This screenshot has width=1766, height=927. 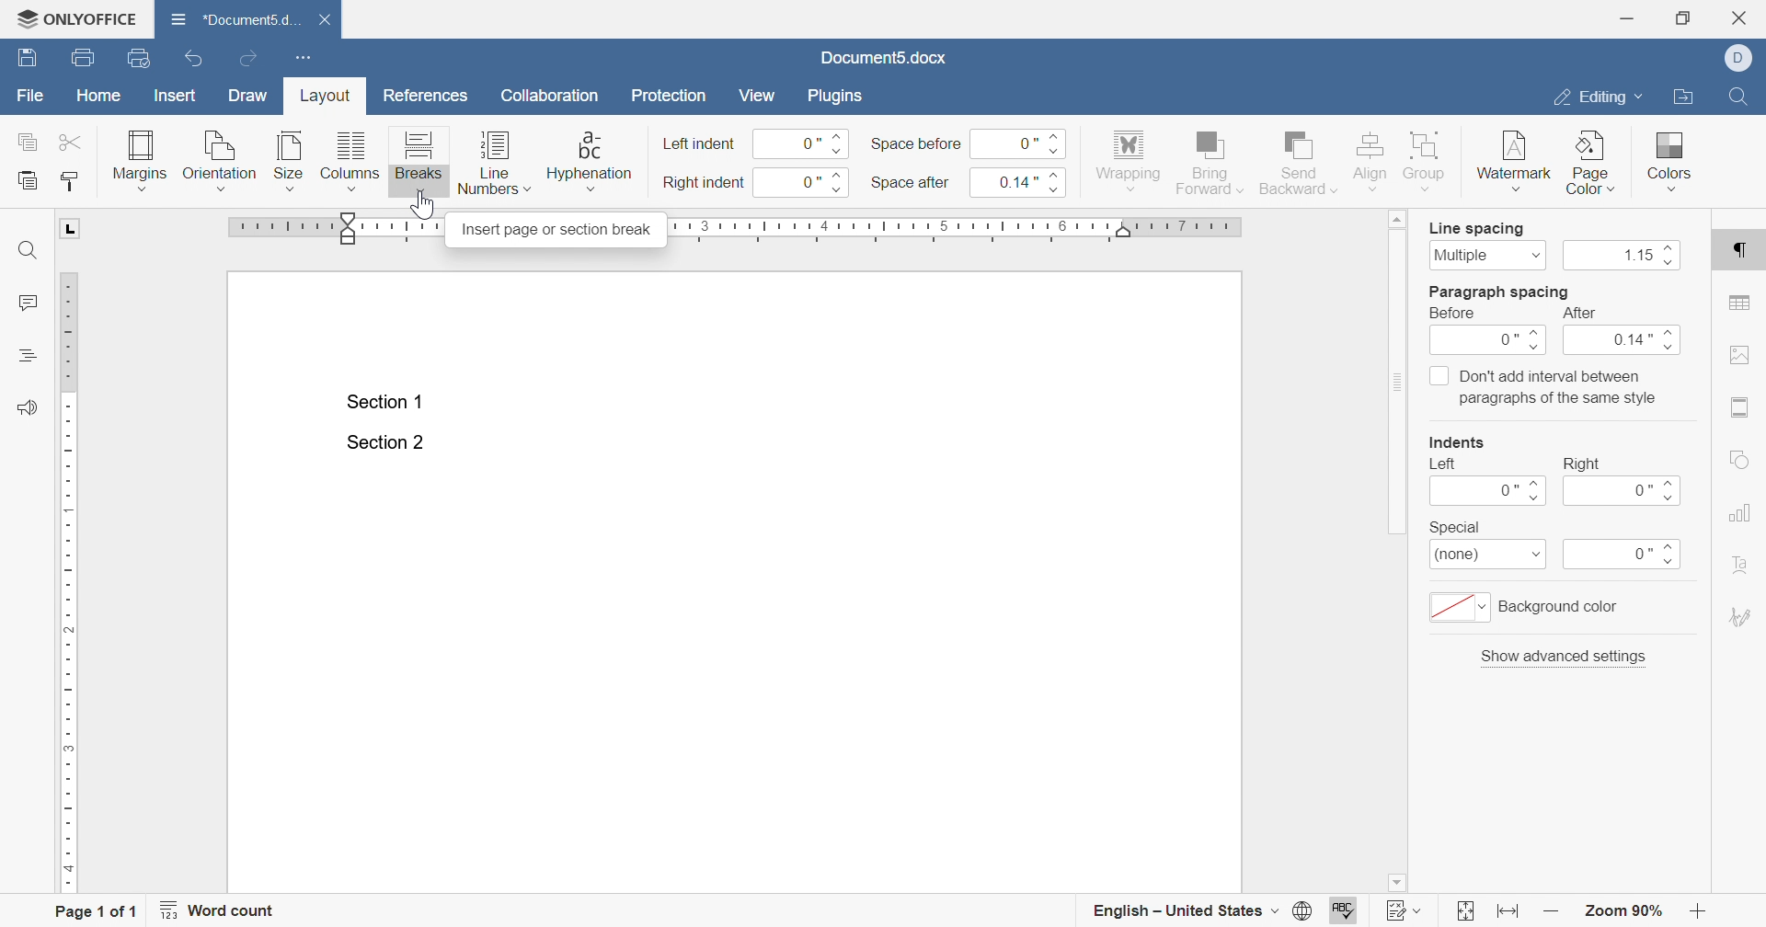 What do you see at coordinates (141, 159) in the screenshot?
I see `margins` at bounding box center [141, 159].